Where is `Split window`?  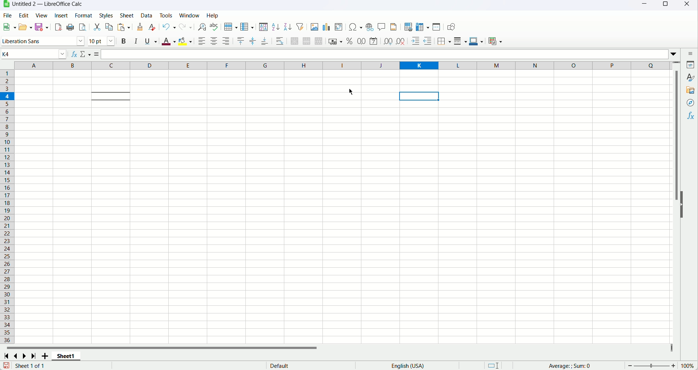 Split window is located at coordinates (437, 27).